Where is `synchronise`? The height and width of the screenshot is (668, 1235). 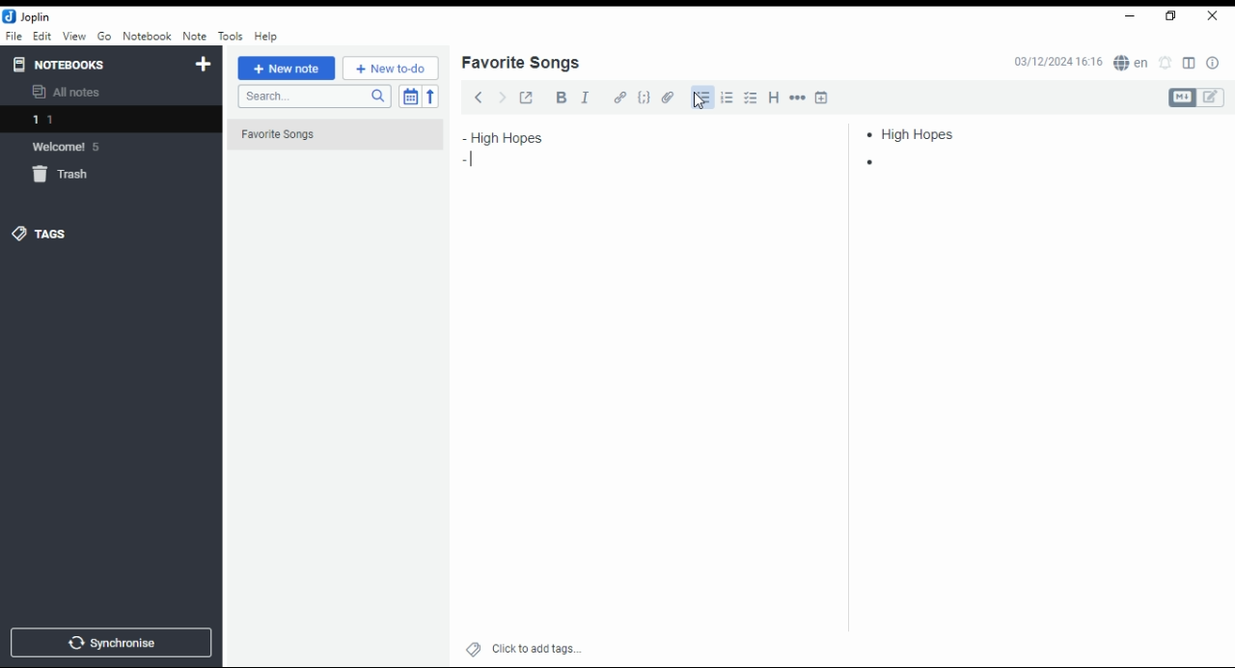 synchronise is located at coordinates (108, 642).